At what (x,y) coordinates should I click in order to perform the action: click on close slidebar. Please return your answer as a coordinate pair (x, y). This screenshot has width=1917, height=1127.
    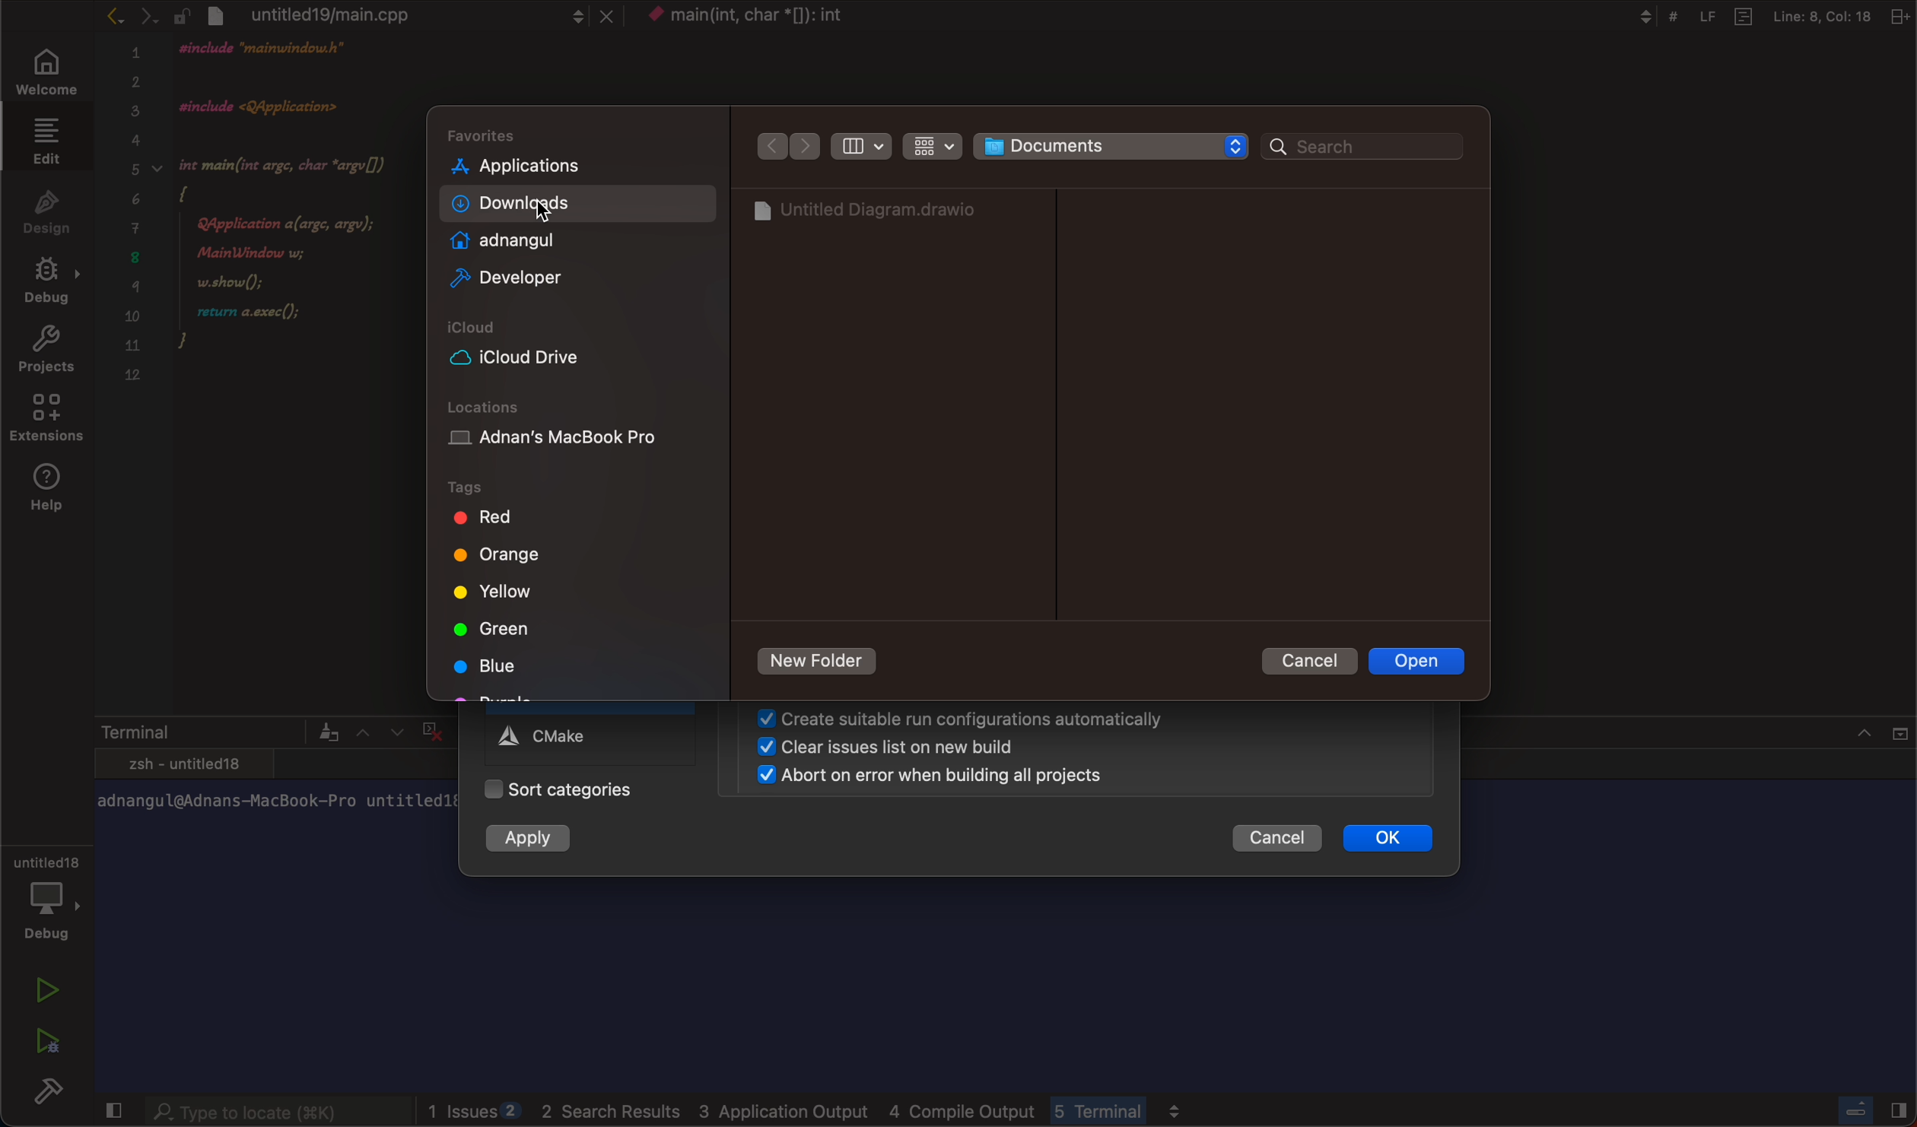
    Looking at the image, I should click on (107, 1110).